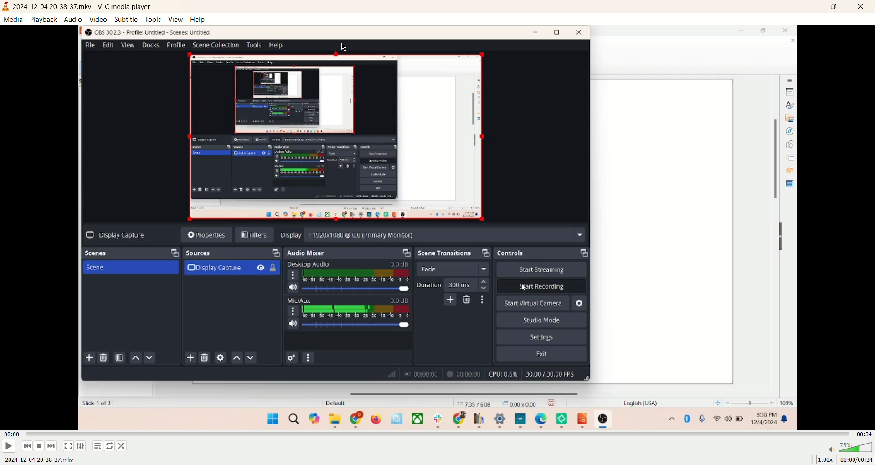 Image resolution: width=875 pixels, height=465 pixels. What do you see at coordinates (809, 8) in the screenshot?
I see `minimize` at bounding box center [809, 8].